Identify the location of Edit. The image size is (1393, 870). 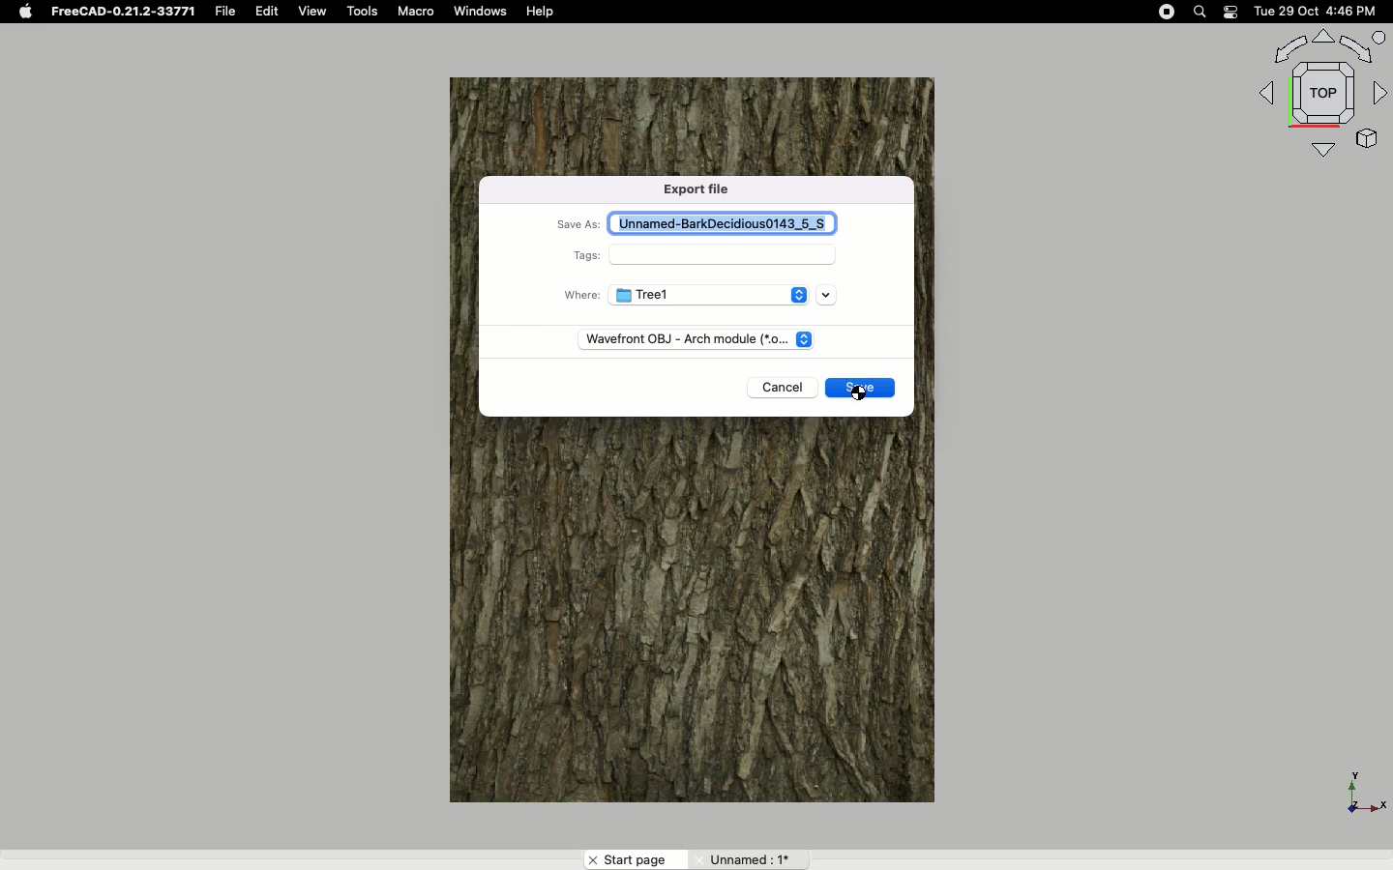
(269, 12).